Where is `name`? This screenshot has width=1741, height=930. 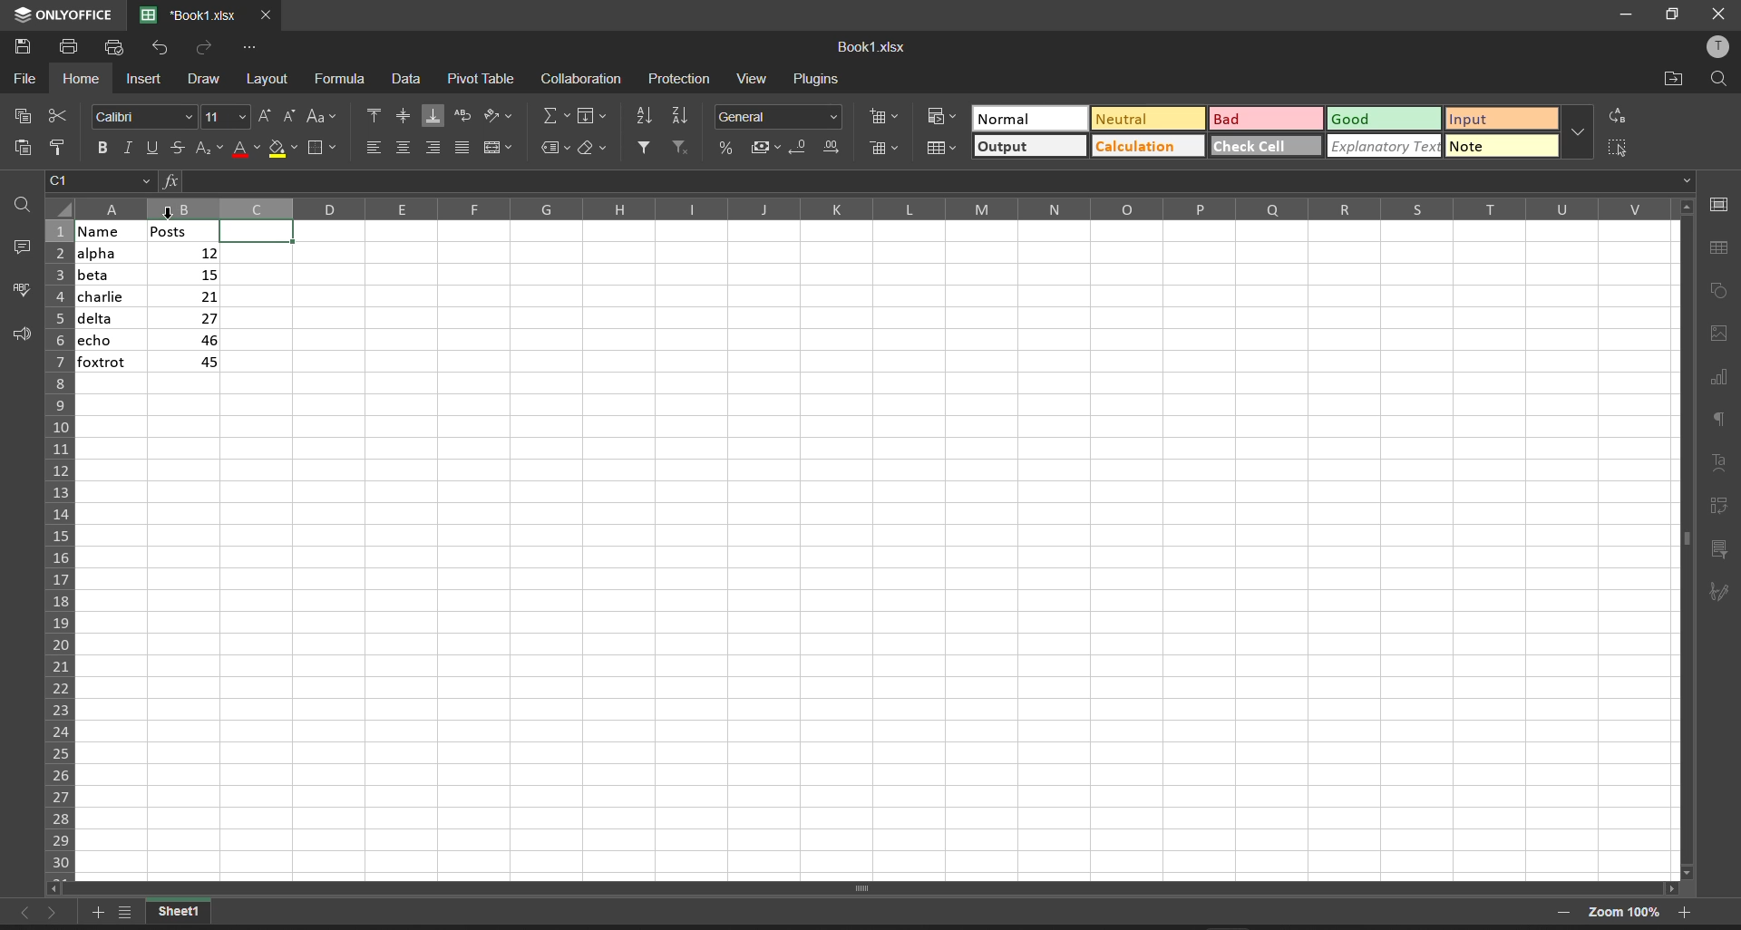
name is located at coordinates (103, 298).